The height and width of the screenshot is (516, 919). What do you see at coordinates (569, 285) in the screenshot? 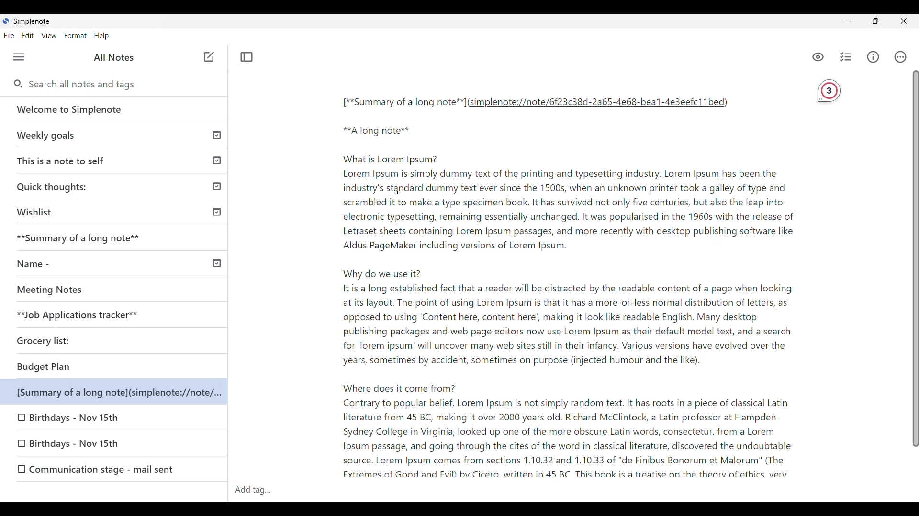
I see `[**Summary of a long note**](simplenote://note/6f23¢38d-2a65-4e68-bea1-4e3eefc1bed)

**A long note**

What is Lorem Ipsum?

Lorem Ipsum is simply dummy text of the printing and typesetting industry. Lorem Ipsum has been the
industry's standard dummy text ever since the 1500s, when an unknown printer took a galley of type and
scrambled it to make a type specimen book. It has survived not only five centuries, but also the leap into
electronic typesetting, remaining essentially unchanged. It was popularised in the 1960s with the release of
Letraset sheets containing Lorem Ipsum passages, and more recently with desktop publishing software like
Aldus PageMaker including versions of Lorem Ipsum.

Why do we use it?

Itis a long established fact that a reader will be distracted by the readable content of a page when looking
at its layout. The point of using Lorem Ipsum is that it has a more-or-less normal distribution of letters, as
opposed to using ‘Content here, content here’, making it look like readable English. Many desktop
publishing packages and web page editors now use Lorem Ipsum as their default model text, and a search
for ‘lorem ipsum’ will uncover many web sites still in their infancy. Various versions have evolved over the
years, sometimes by accident, sometimes on purpose (injected humour and the like).

Where does it come from?

Contrary to popular belief, Lorem Ipsum is not simply random text. It has roots in a piece of classical Latin
literature from 45 BC, making it over 2000 years old. Richard McClintock, a Latin professor at Hampden-
Sydney College in Virginia, looked up one of the more obscure Latin words, consectetur, from a Lorem
Ipsum passage, and going through the cites of the word in classical literature, discovered the undoubtable
source. Lorem Ipsum comes from sections 1.10.32 and 1.10.33 of "de Finibus Bonorum et Malorum" (The` at bounding box center [569, 285].